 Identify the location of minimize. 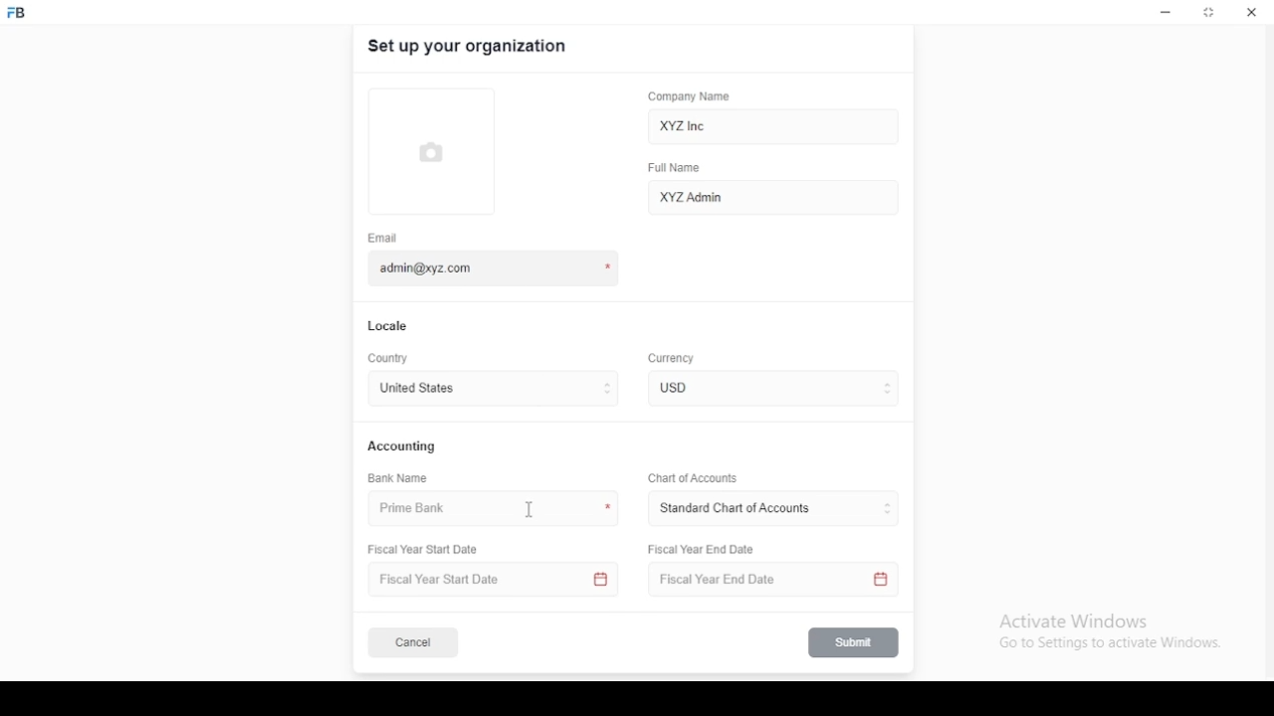
(1166, 13).